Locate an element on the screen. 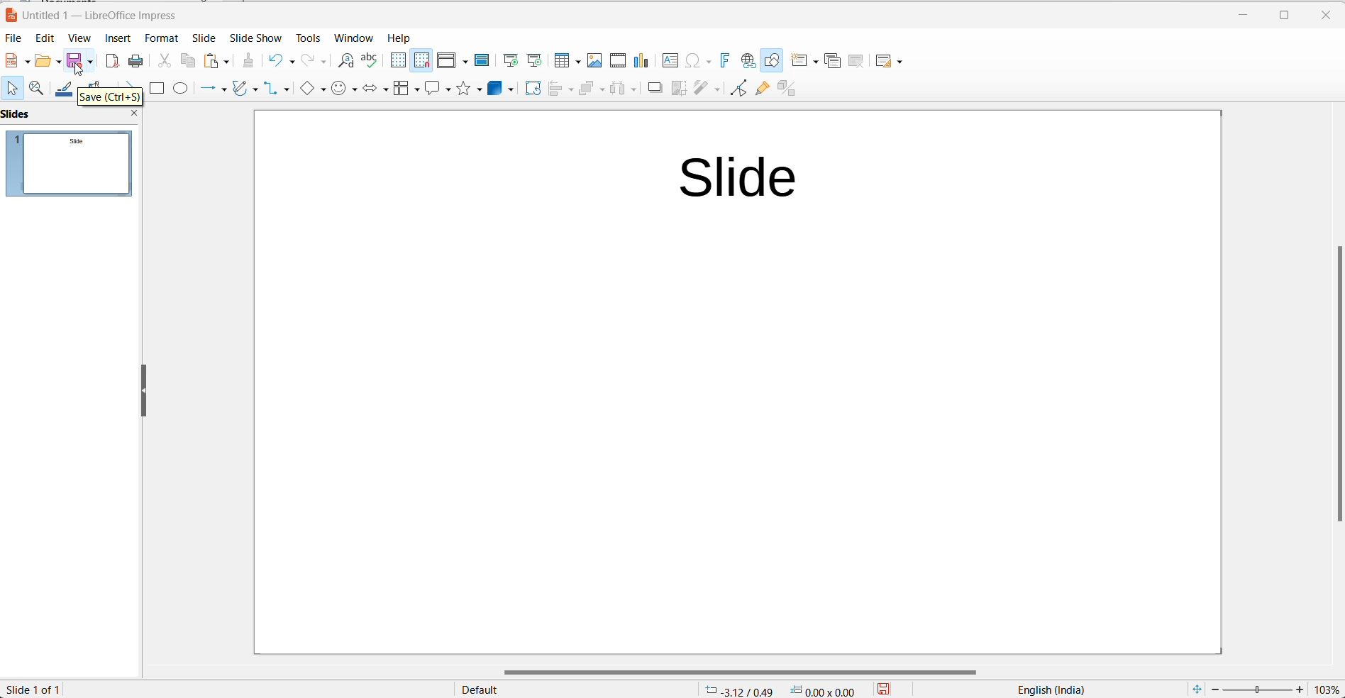  line colour is located at coordinates (66, 92).